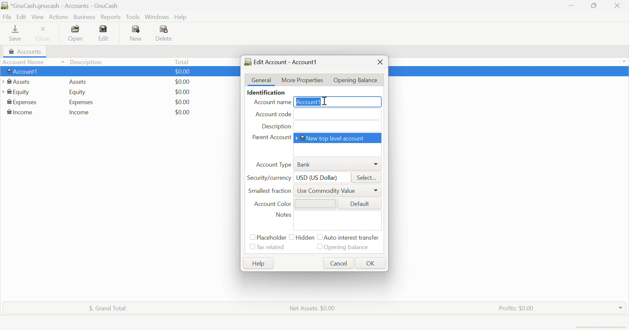  Describe the element at coordinates (76, 82) in the screenshot. I see `Assets` at that location.